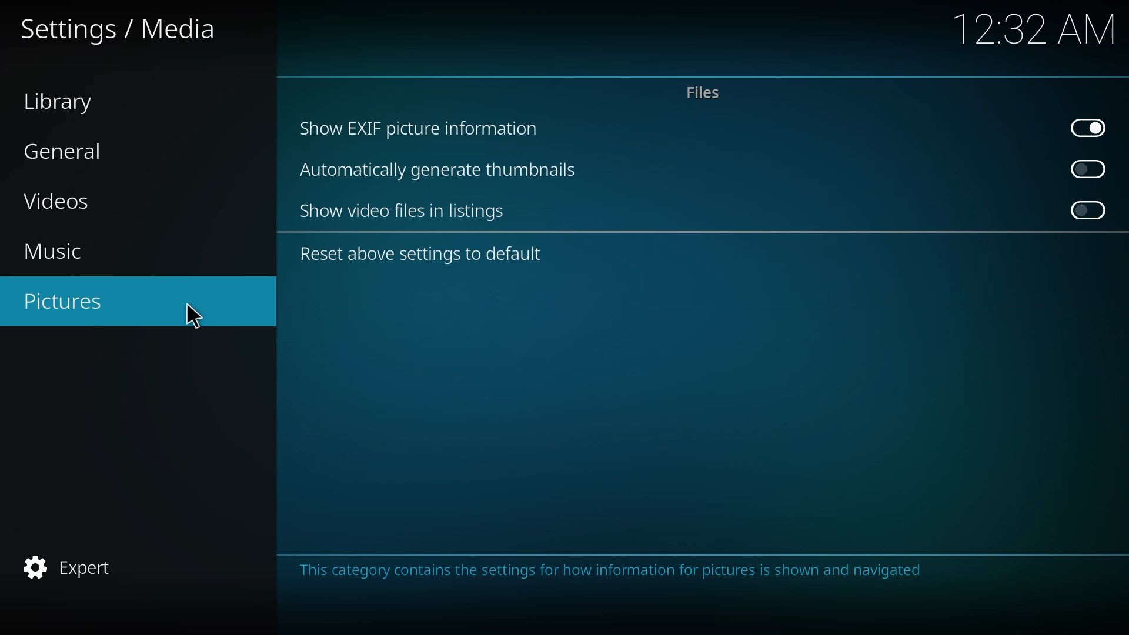 Image resolution: width=1129 pixels, height=635 pixels. Describe the element at coordinates (446, 171) in the screenshot. I see `automatically generate thumbnails` at that location.